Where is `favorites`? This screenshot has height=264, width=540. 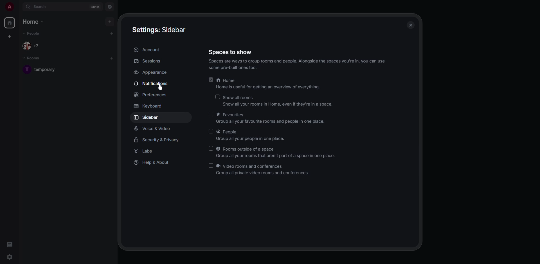 favorites is located at coordinates (270, 119).